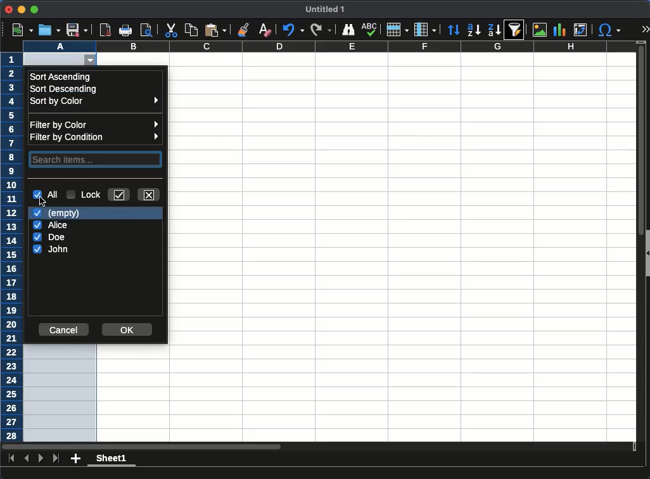  Describe the element at coordinates (371, 29) in the screenshot. I see `spell check` at that location.